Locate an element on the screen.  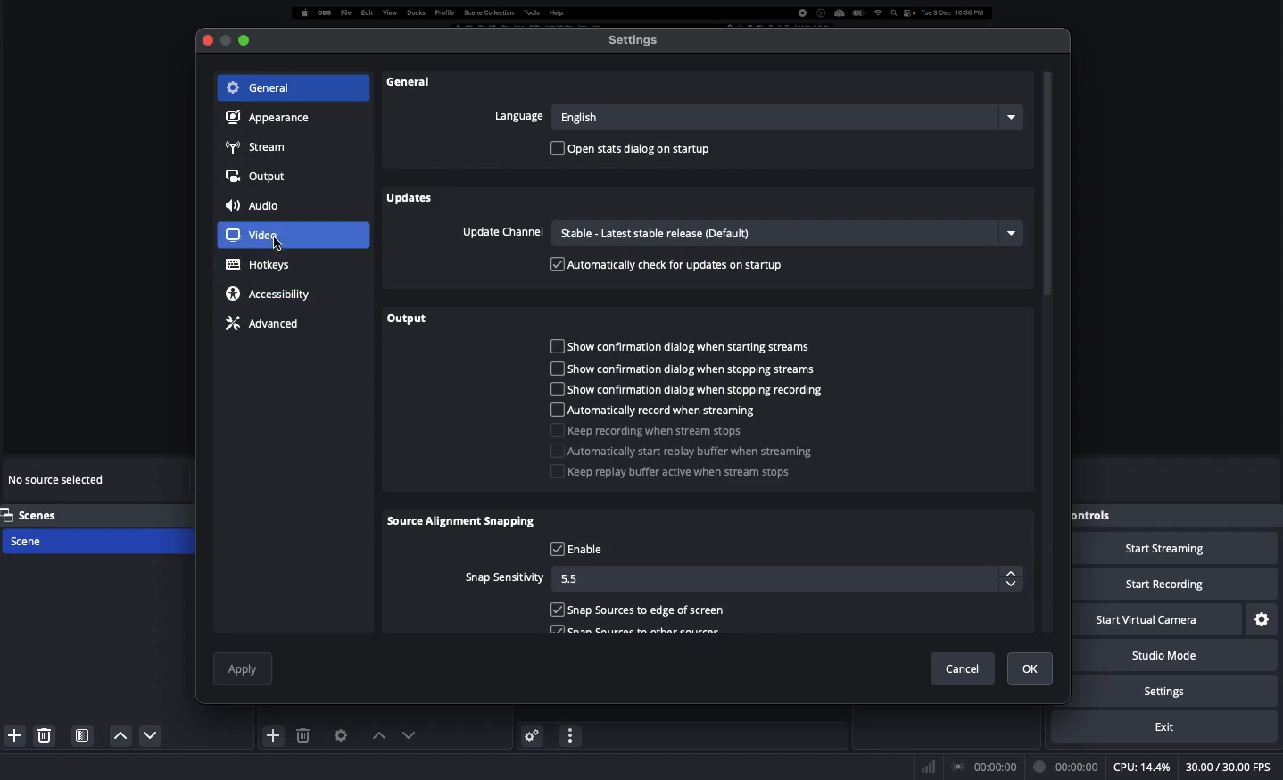
Move up is located at coordinates (376, 735).